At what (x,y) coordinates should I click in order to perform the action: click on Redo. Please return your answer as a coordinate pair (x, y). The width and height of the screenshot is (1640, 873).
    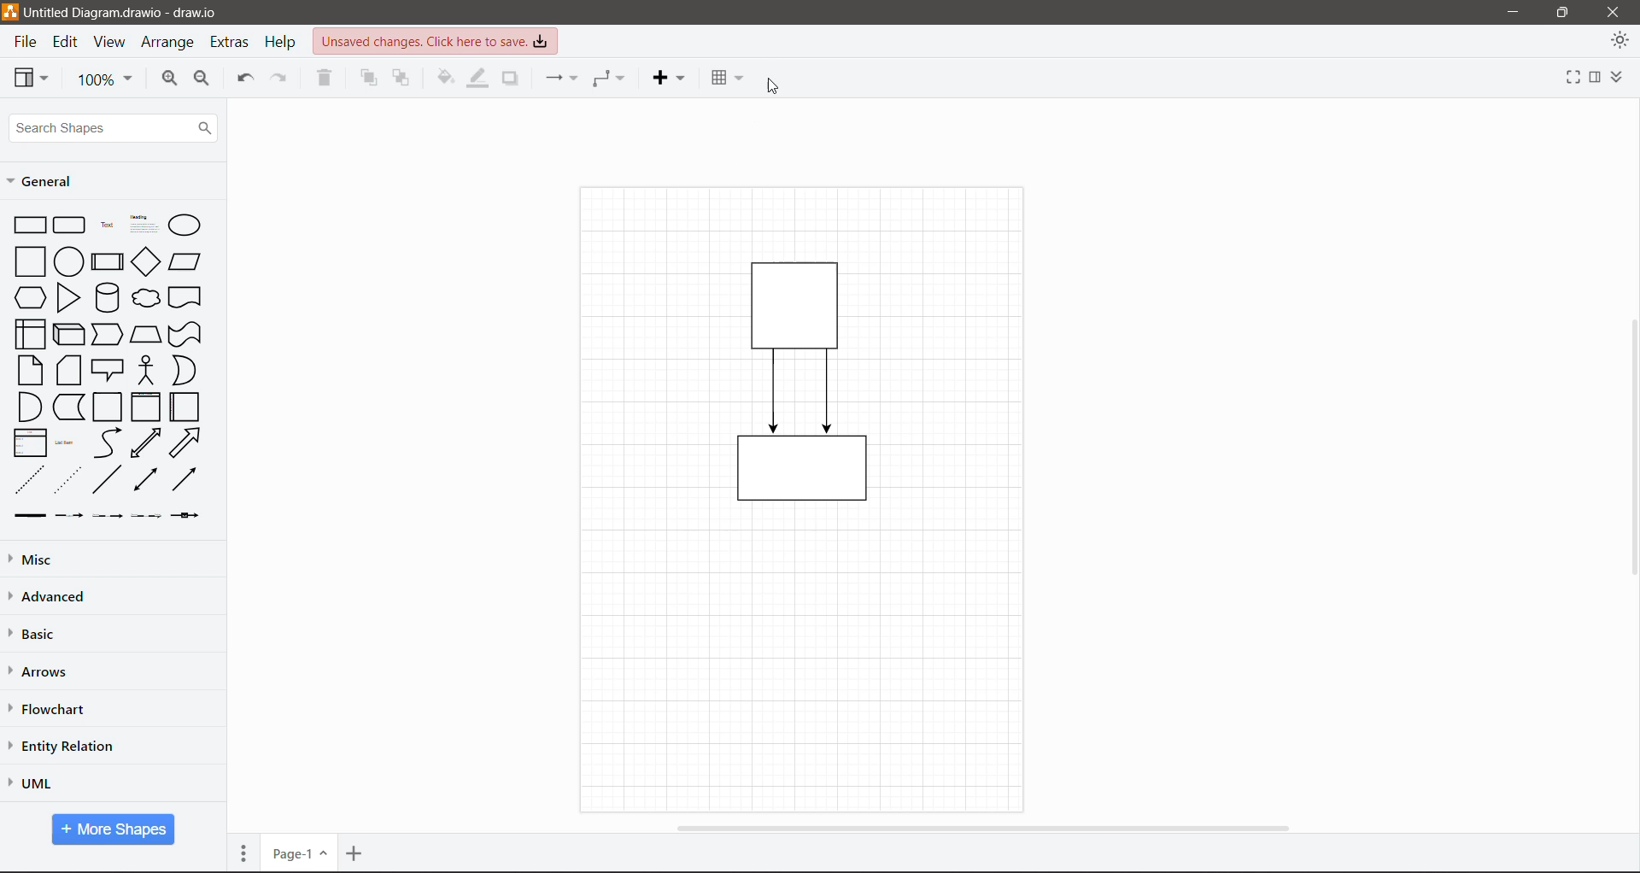
    Looking at the image, I should click on (283, 79).